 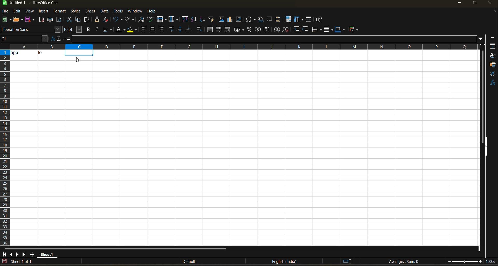 What do you see at coordinates (493, 46) in the screenshot?
I see `properties` at bounding box center [493, 46].